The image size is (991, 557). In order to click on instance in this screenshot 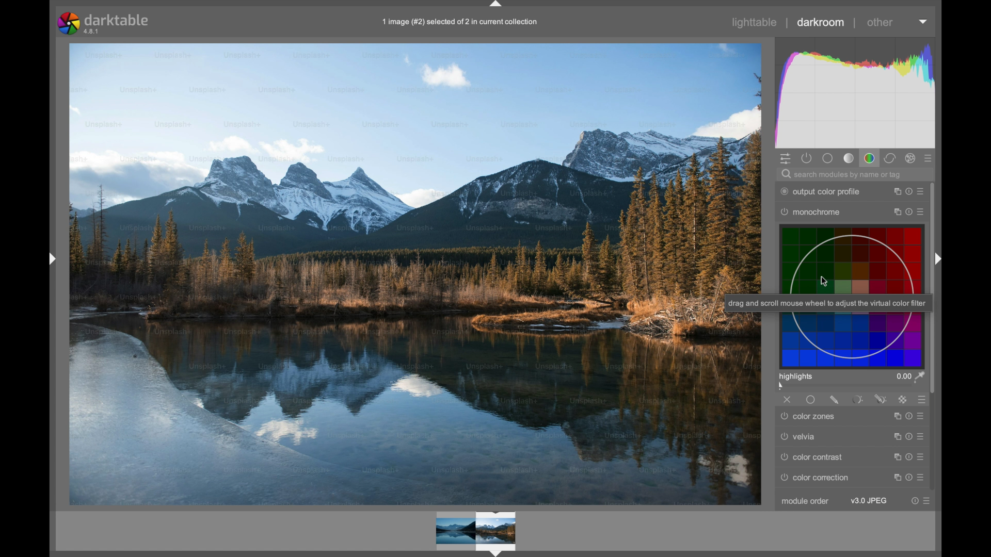, I will do `click(896, 417)`.